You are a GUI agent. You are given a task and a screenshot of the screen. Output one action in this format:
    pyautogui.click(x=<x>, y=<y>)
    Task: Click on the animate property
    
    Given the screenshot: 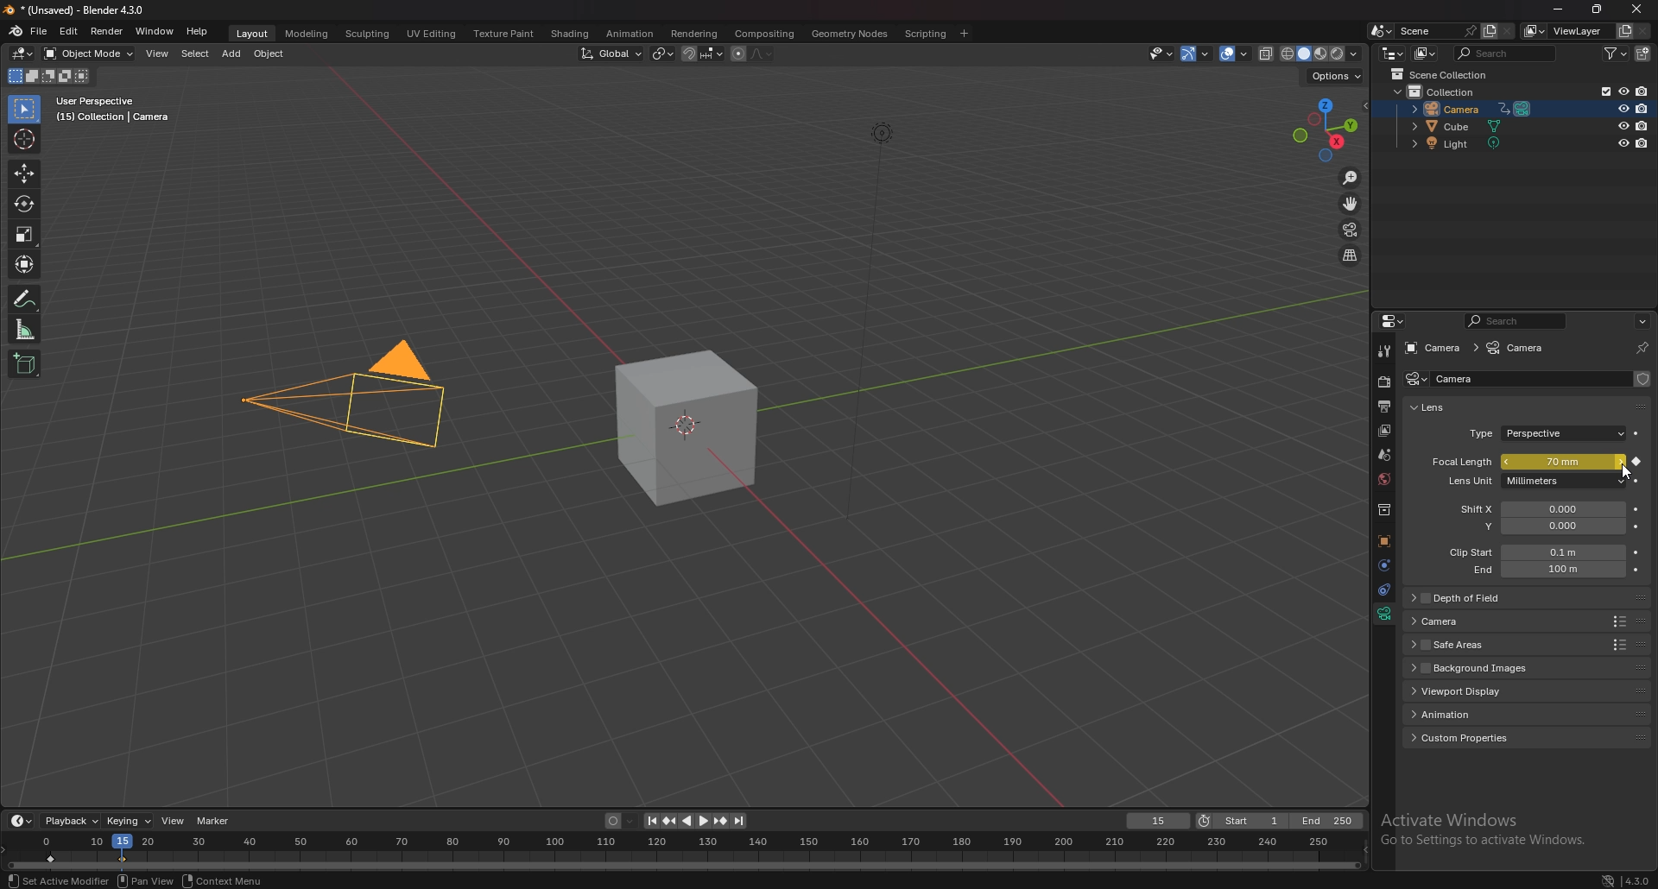 What is the action you would take?
    pyautogui.click(x=1638, y=526)
    